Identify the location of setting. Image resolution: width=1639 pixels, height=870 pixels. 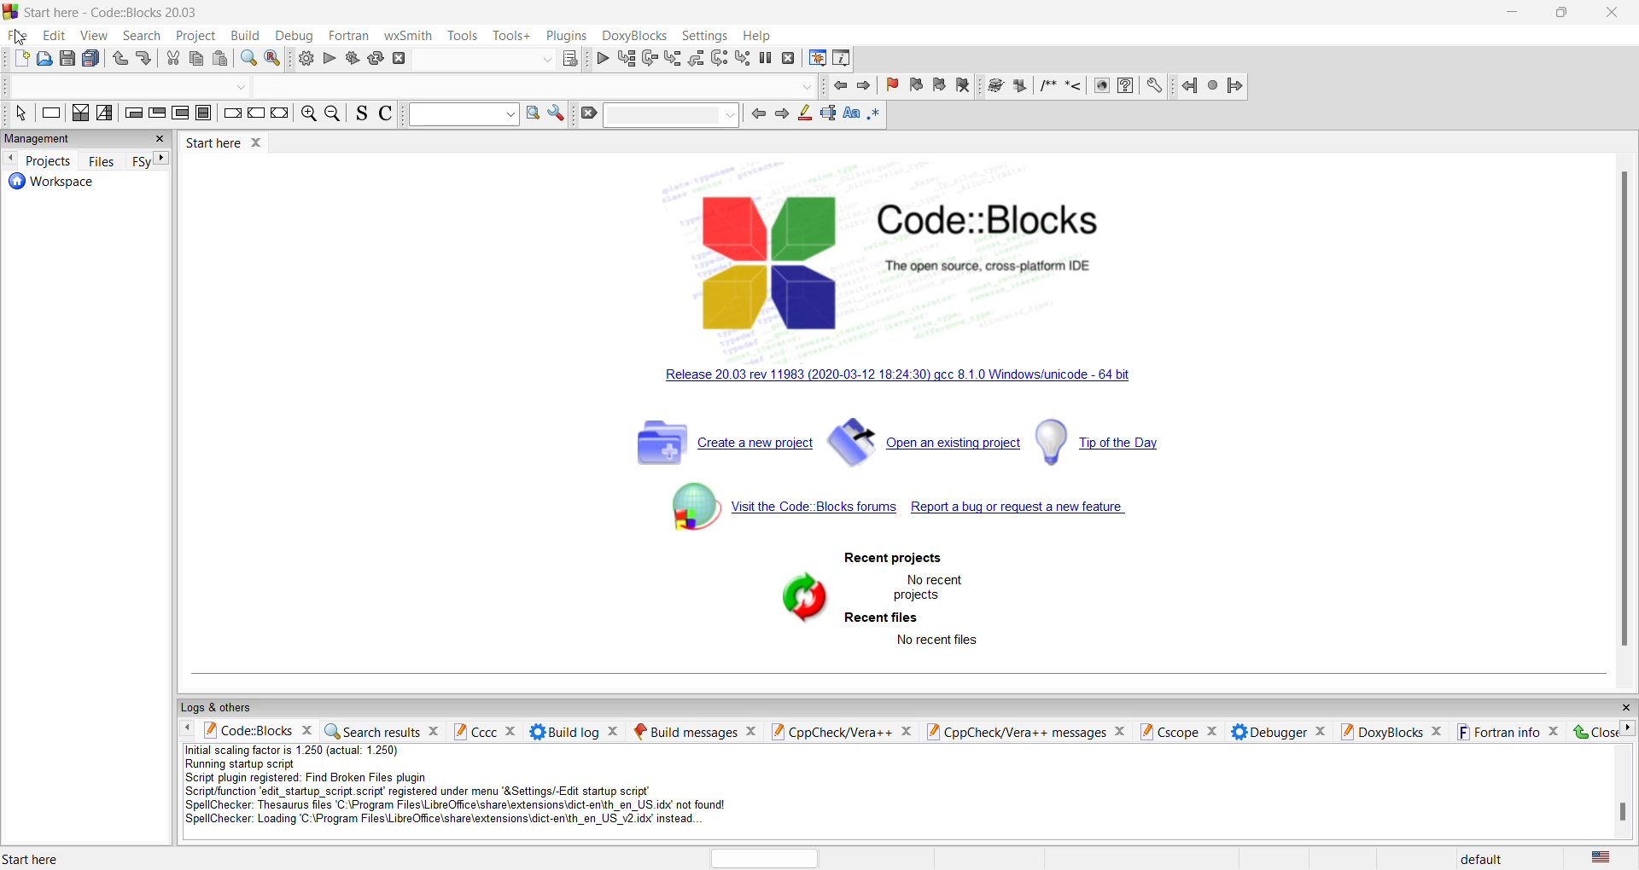
(1155, 87).